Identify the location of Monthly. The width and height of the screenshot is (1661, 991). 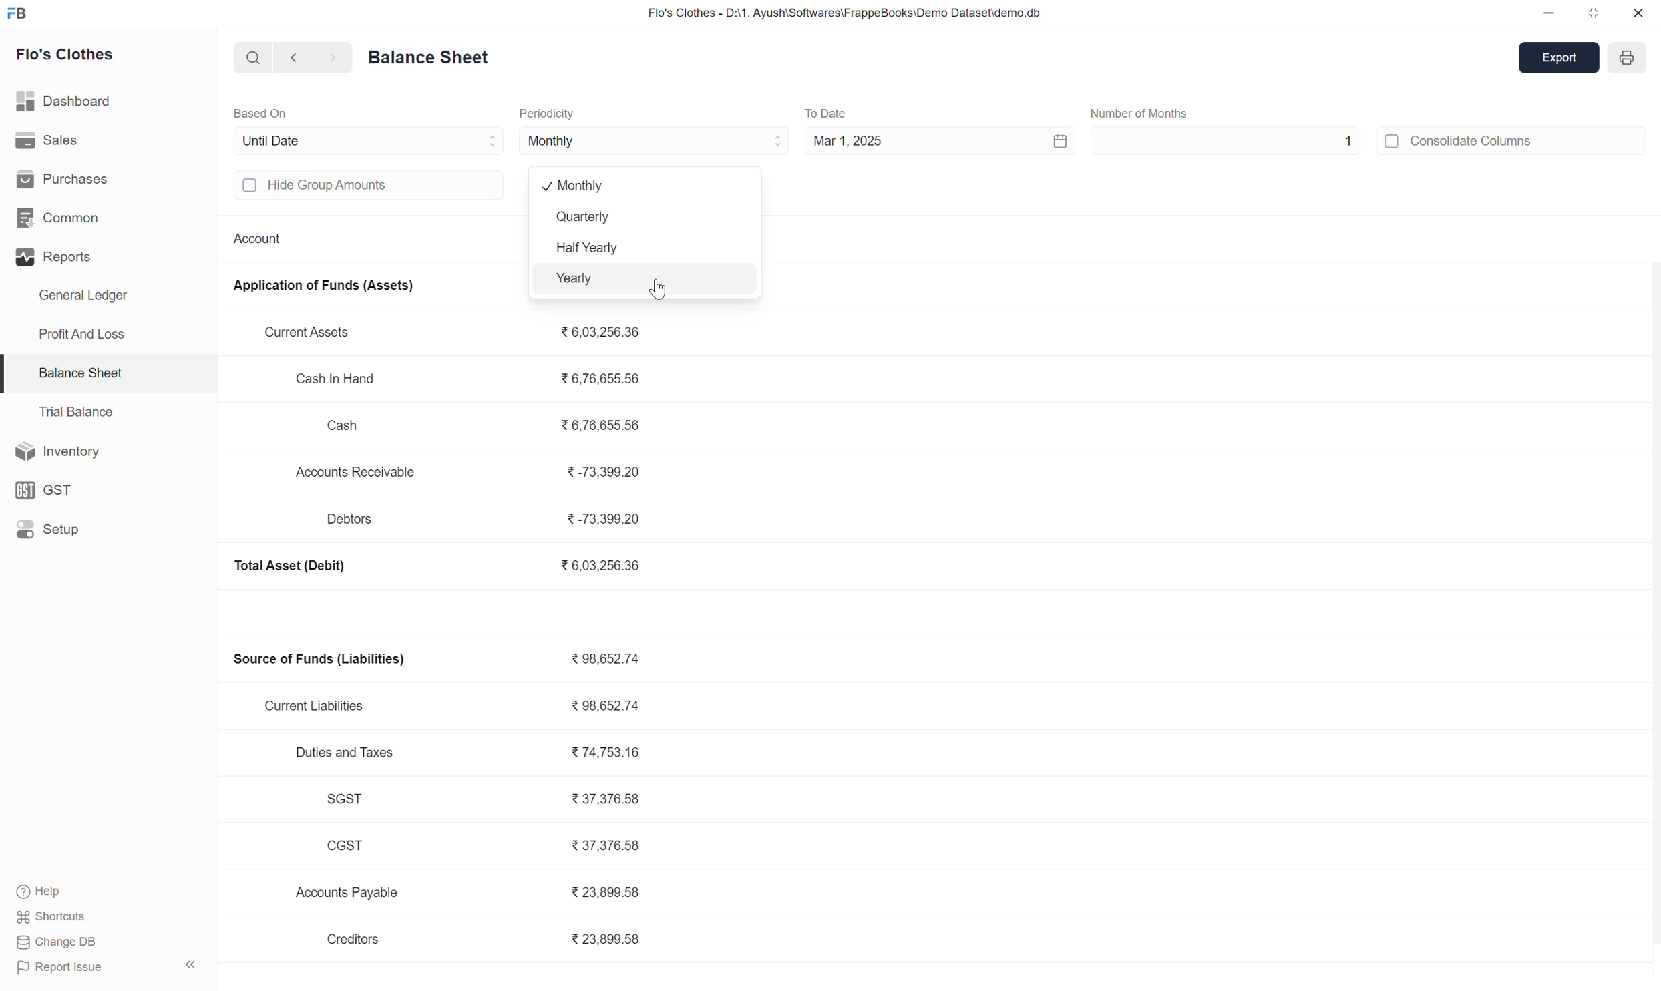
(649, 140).